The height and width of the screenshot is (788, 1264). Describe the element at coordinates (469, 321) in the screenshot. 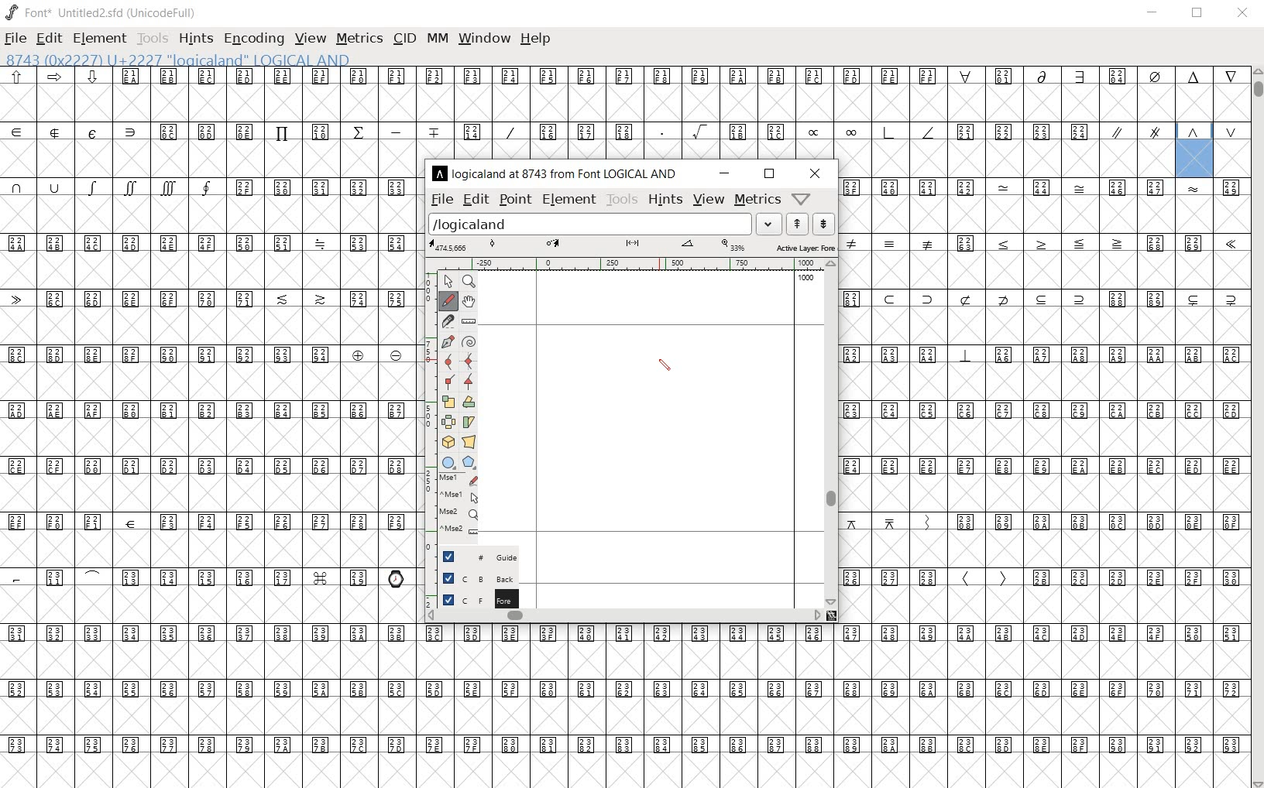

I see `measure a distance, angle between points` at that location.